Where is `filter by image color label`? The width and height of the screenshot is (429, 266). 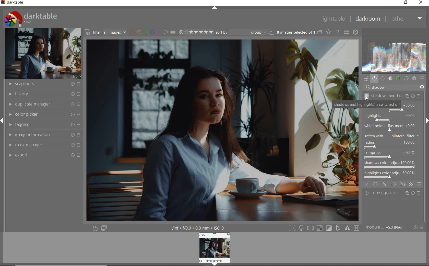 filter by image color label is located at coordinates (152, 32).